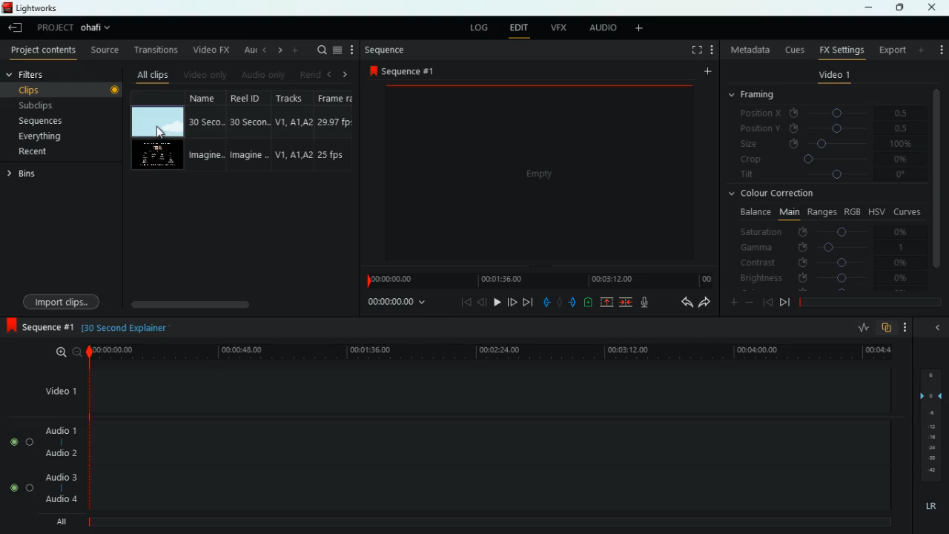 The width and height of the screenshot is (949, 534). I want to click on sequence, so click(38, 326).